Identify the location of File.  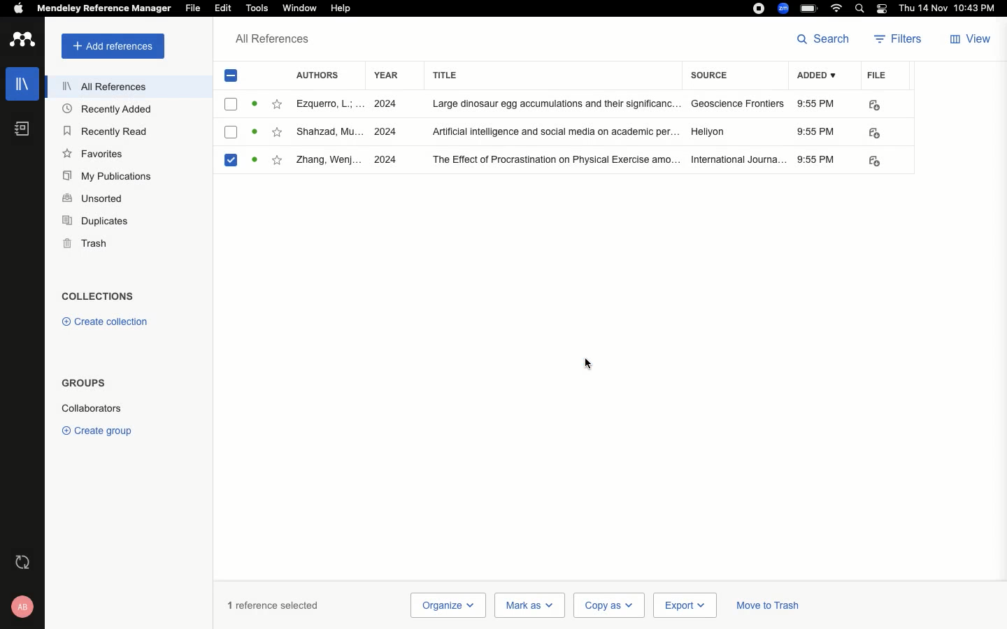
(194, 8).